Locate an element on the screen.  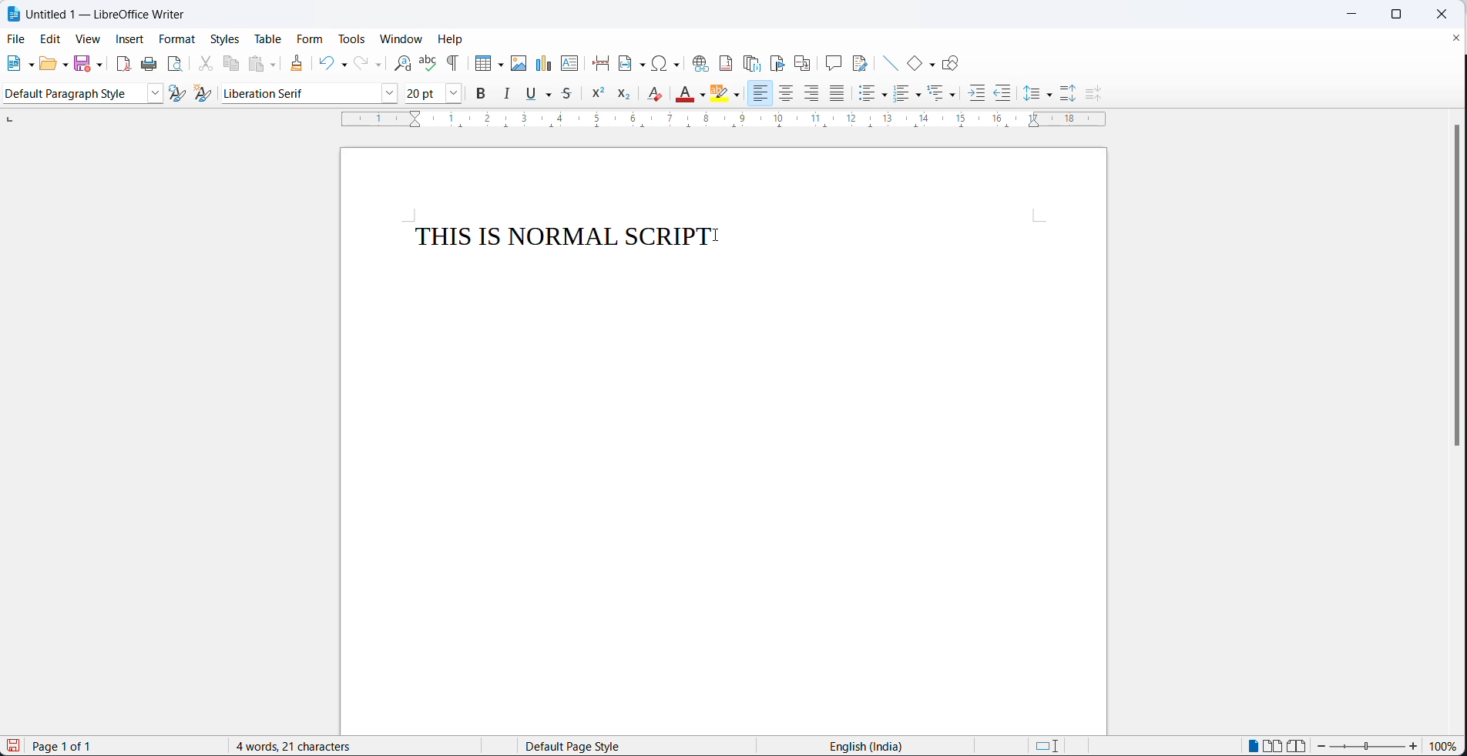
toggle ordered list is located at coordinates (901, 93).